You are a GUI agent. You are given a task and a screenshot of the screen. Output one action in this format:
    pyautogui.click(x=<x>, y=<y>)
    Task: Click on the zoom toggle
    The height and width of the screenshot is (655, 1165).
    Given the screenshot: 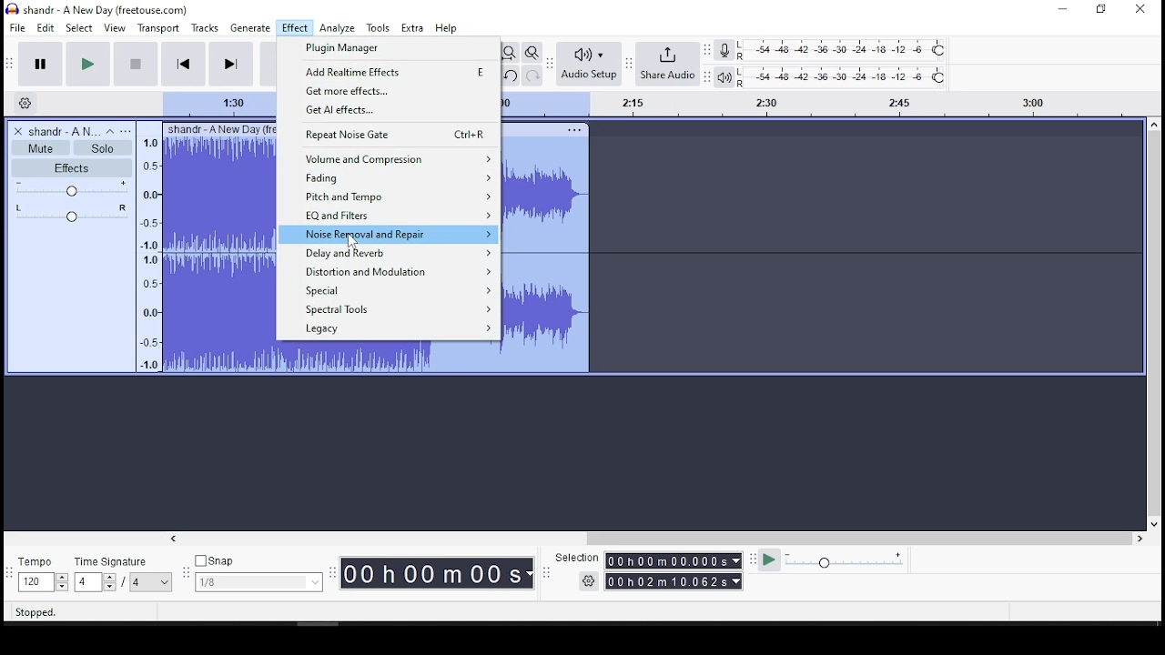 What is the action you would take?
    pyautogui.click(x=532, y=52)
    